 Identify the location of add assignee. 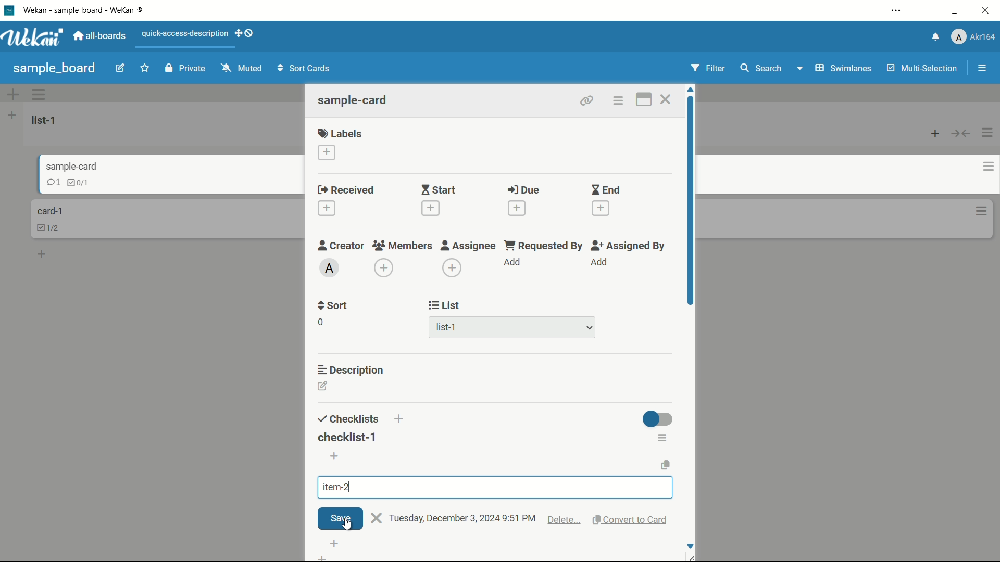
(599, 262).